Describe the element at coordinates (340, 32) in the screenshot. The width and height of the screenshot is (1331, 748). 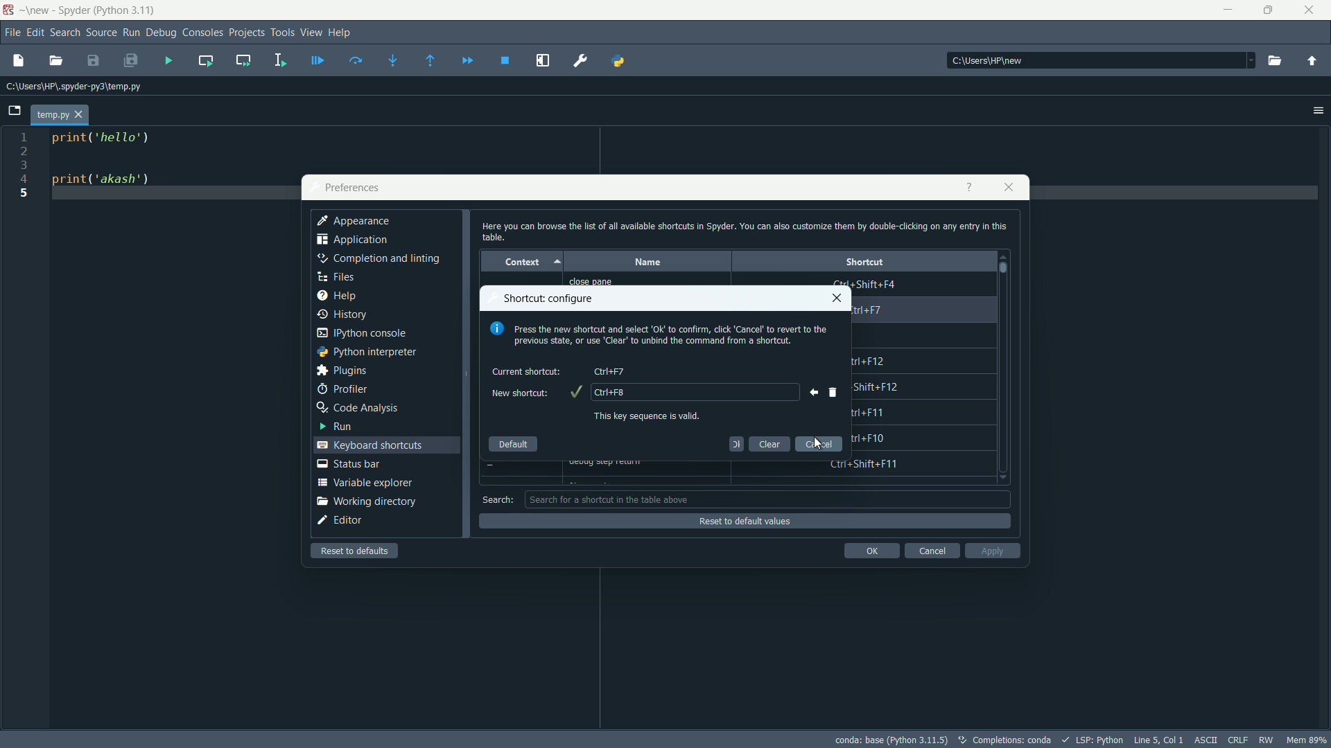
I see `help menu` at that location.